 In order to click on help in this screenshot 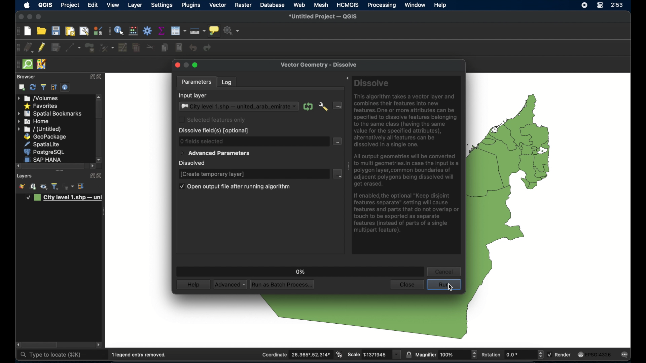, I will do `click(193, 285)`.